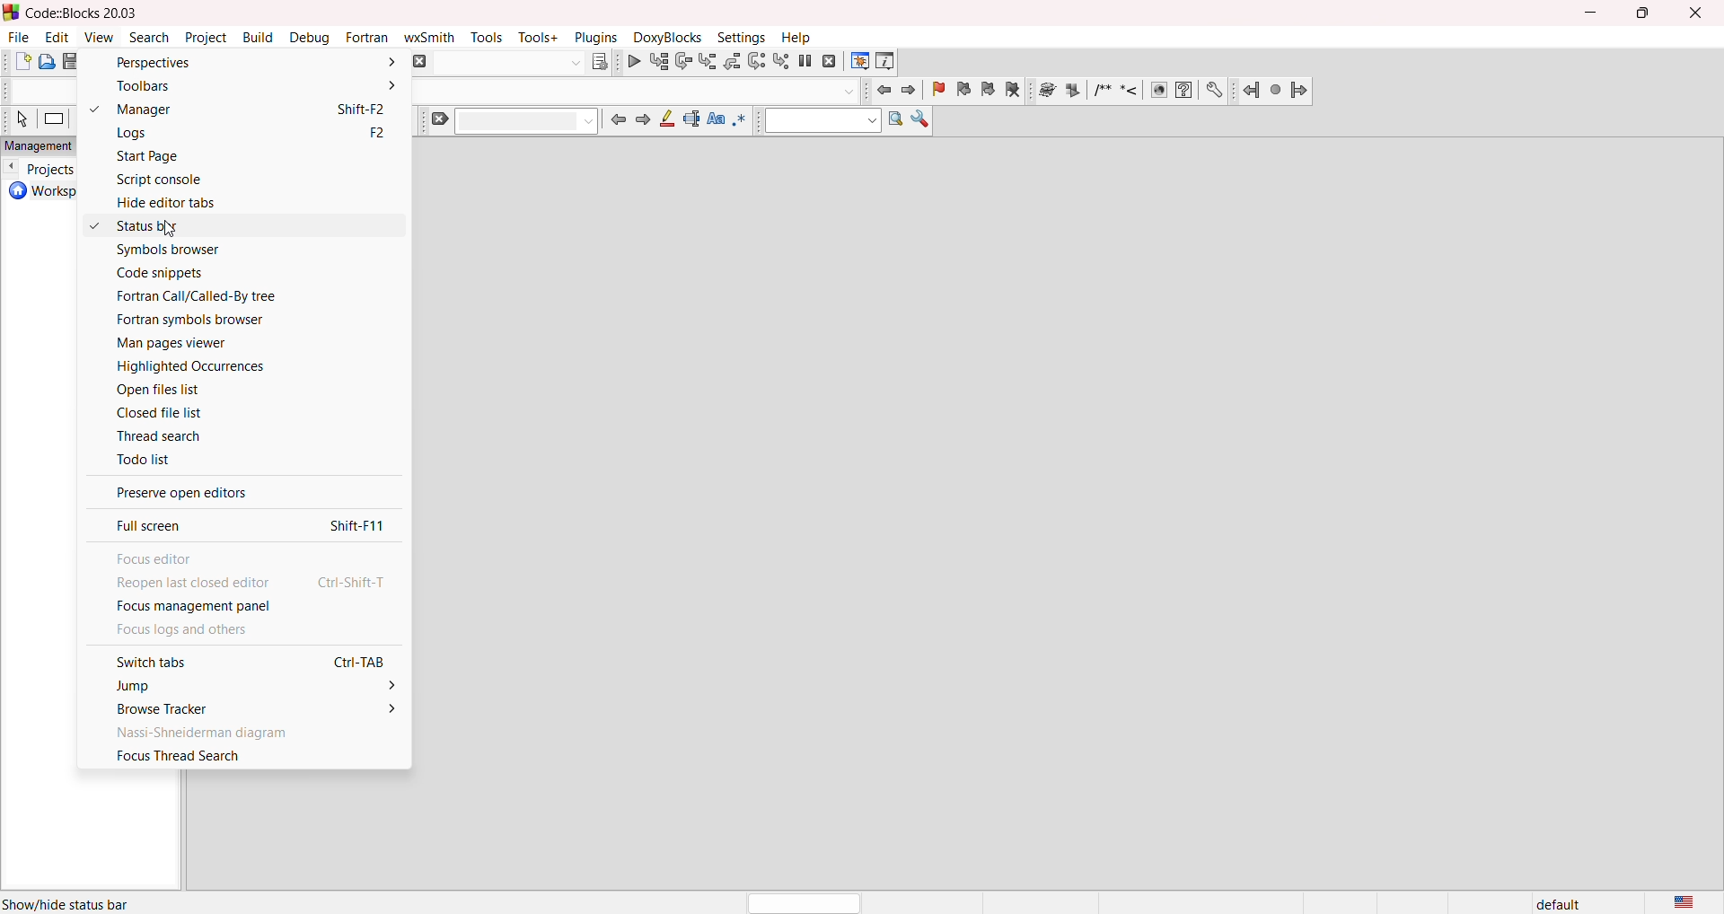  I want to click on step into instruction, so click(781, 64).